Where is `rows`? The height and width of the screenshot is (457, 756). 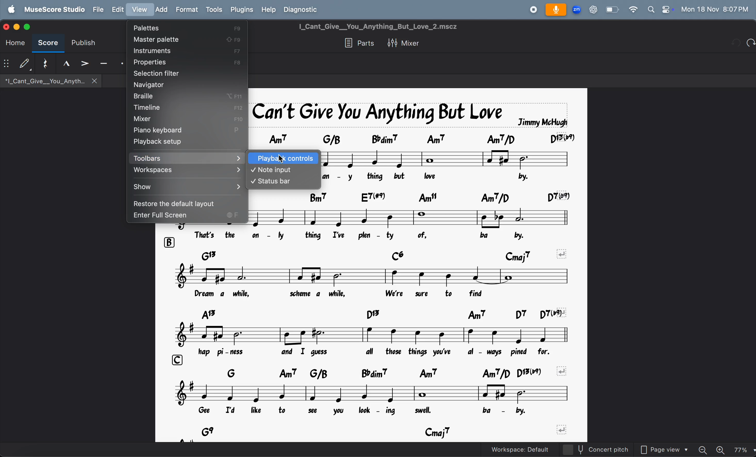 rows is located at coordinates (175, 360).